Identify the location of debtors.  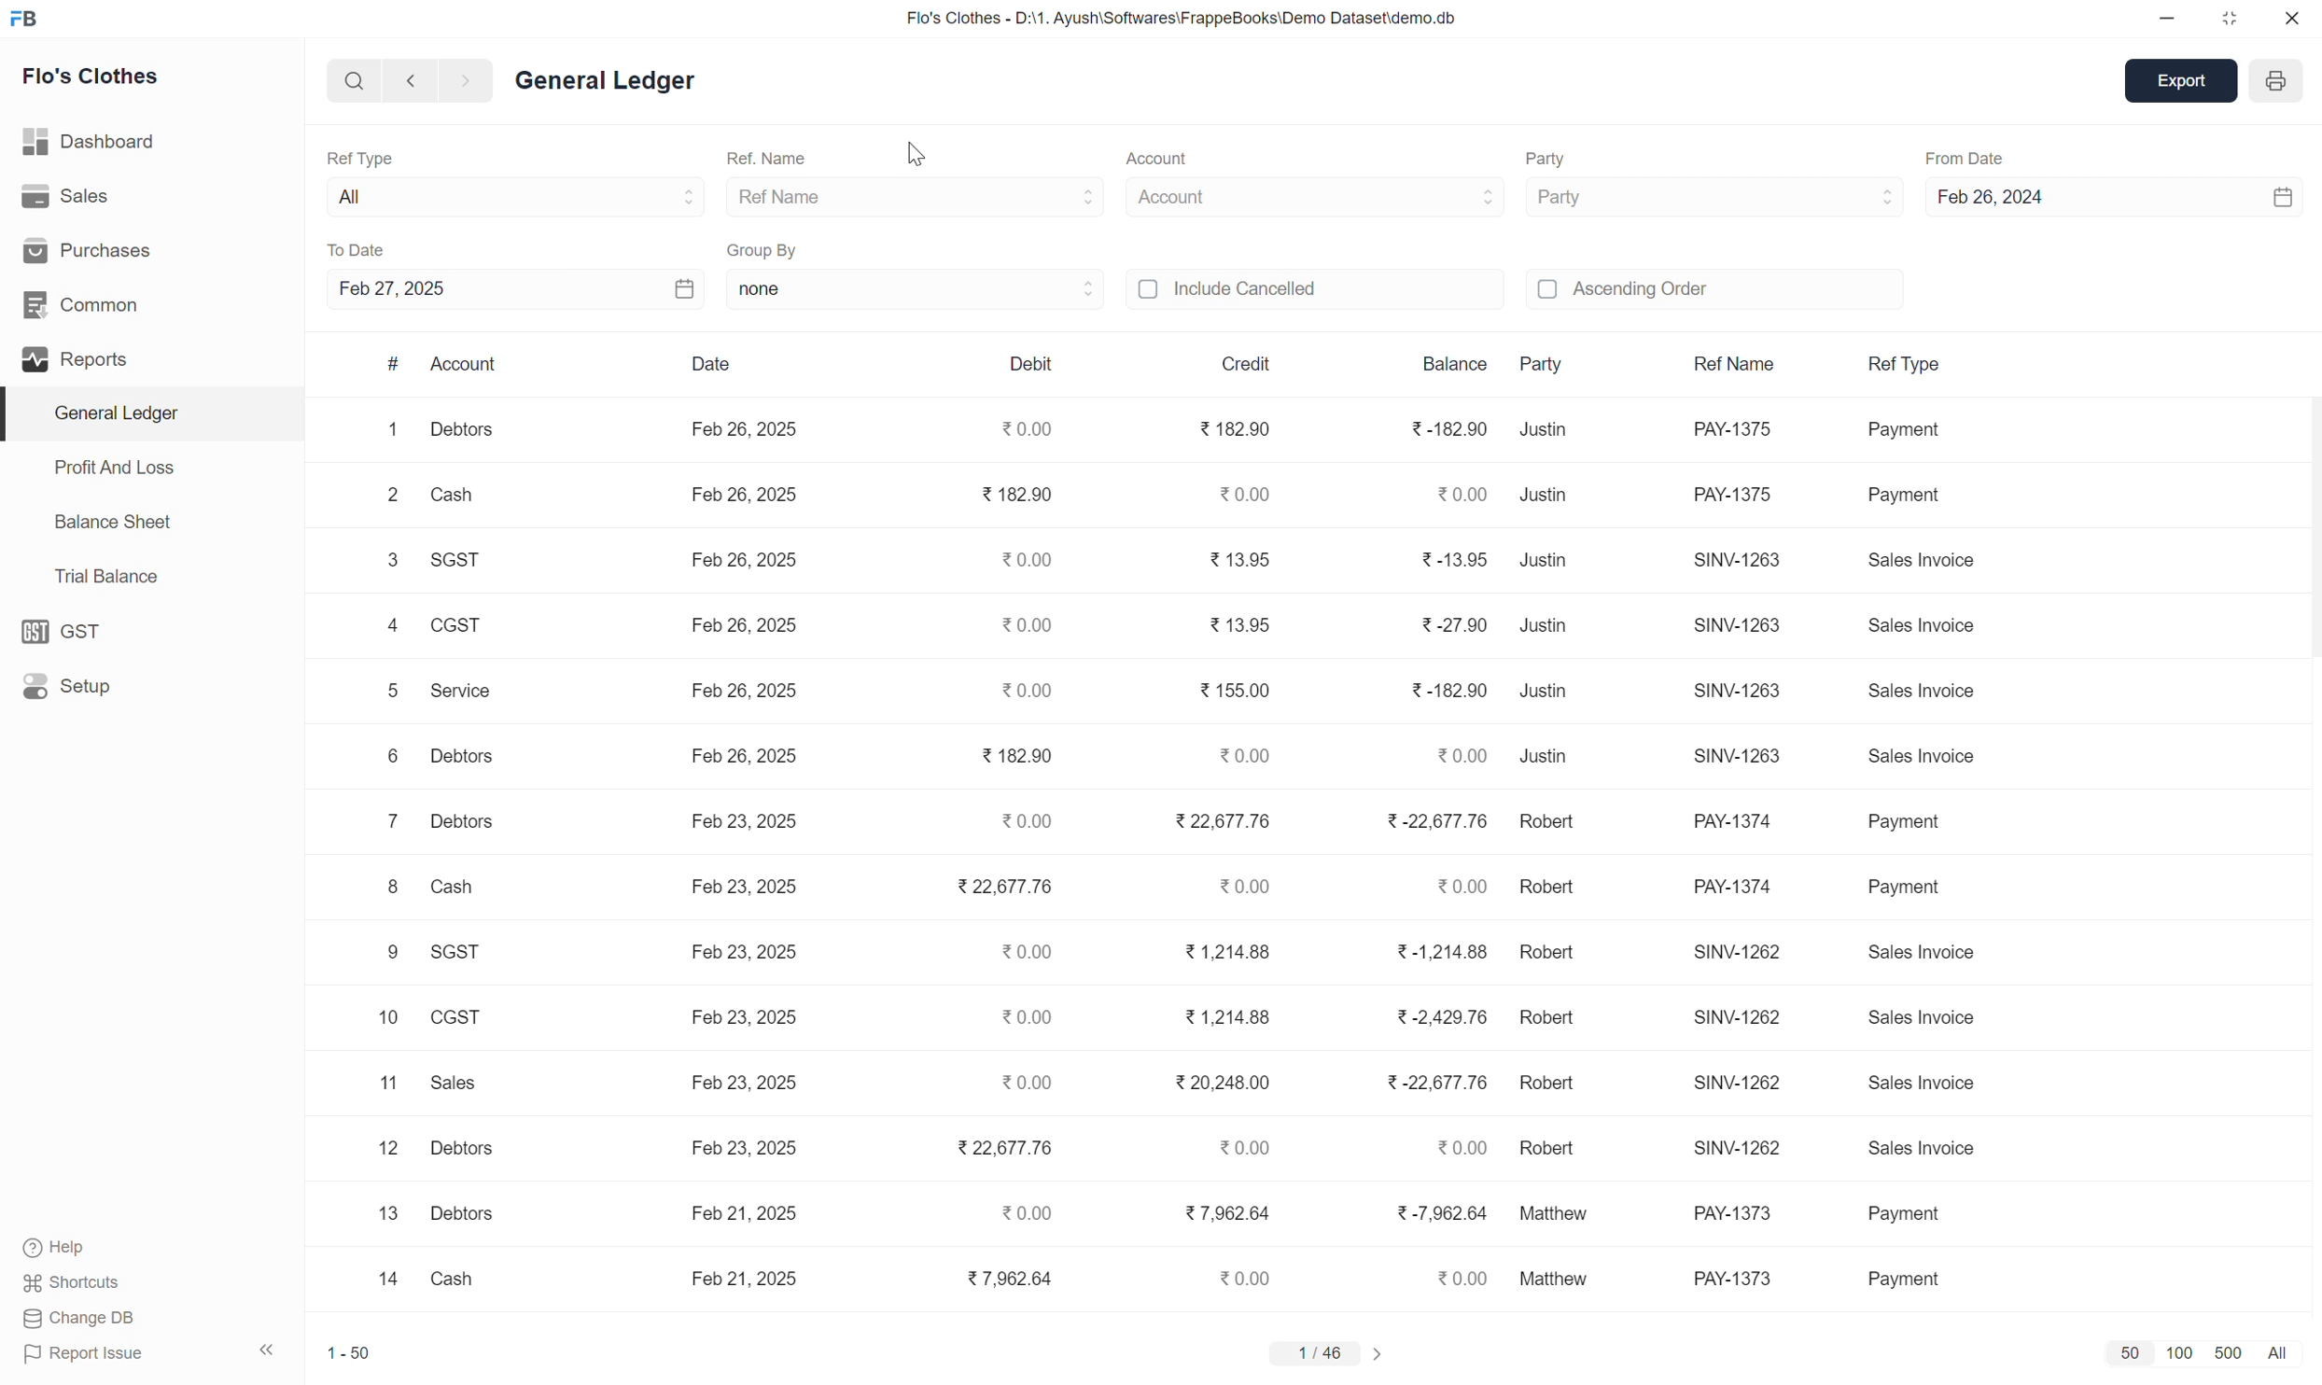
(457, 1212).